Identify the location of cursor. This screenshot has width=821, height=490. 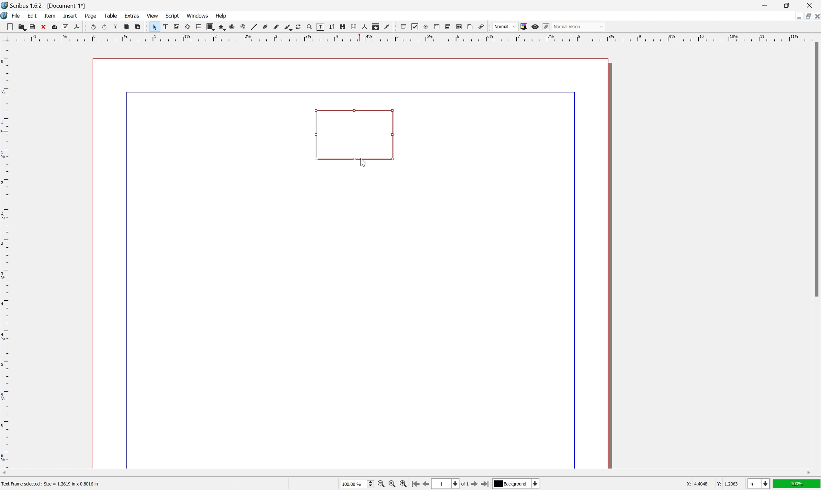
(362, 162).